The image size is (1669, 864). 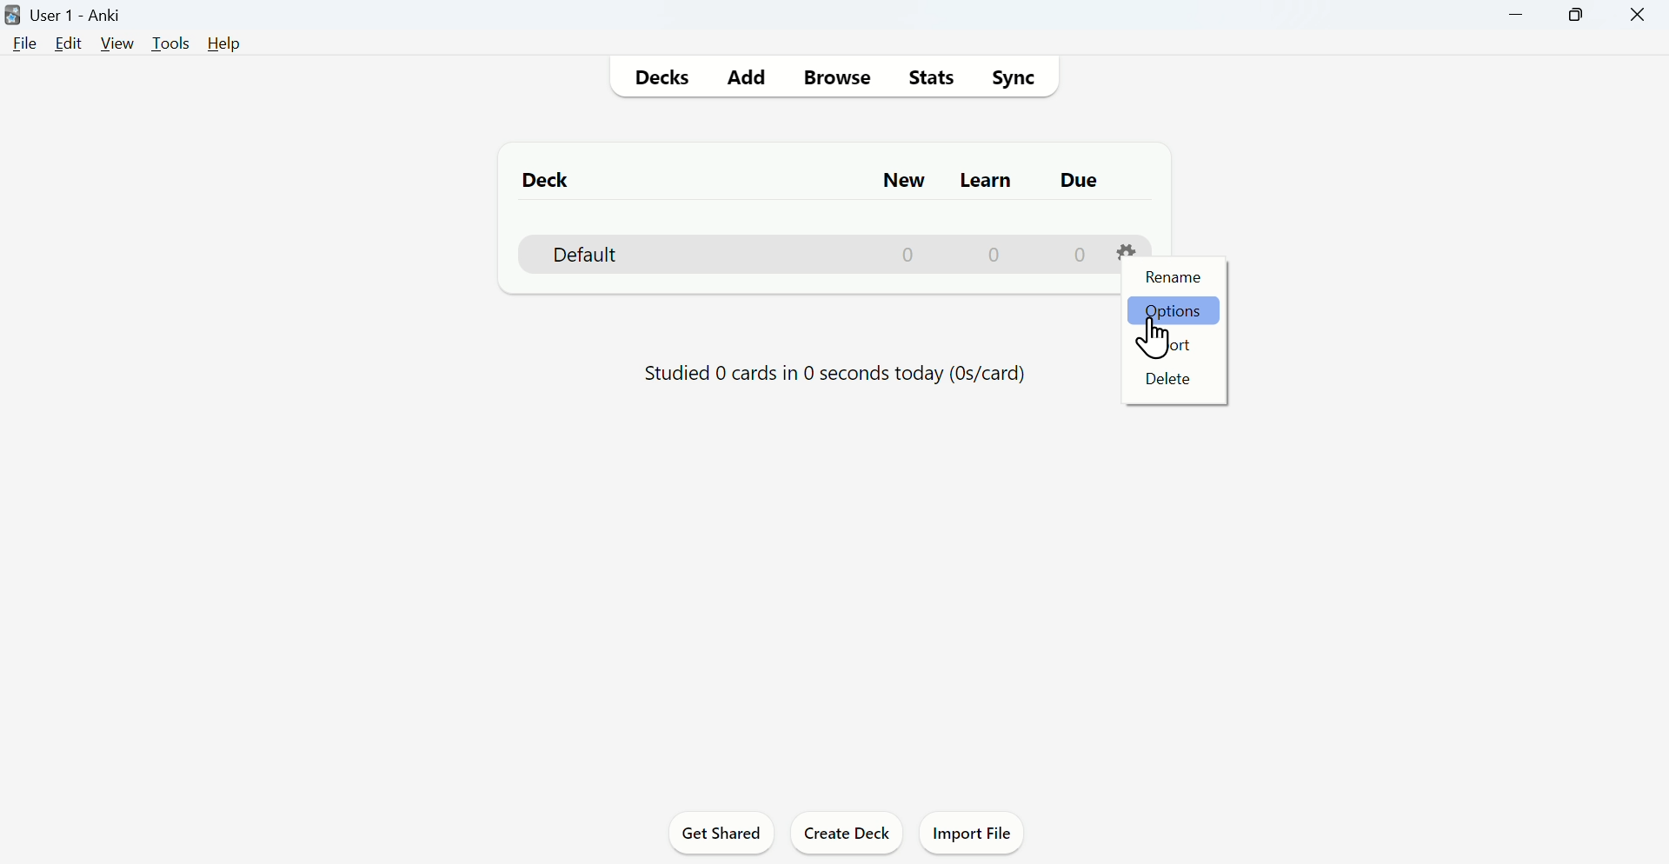 What do you see at coordinates (1575, 16) in the screenshot?
I see `Maximize` at bounding box center [1575, 16].